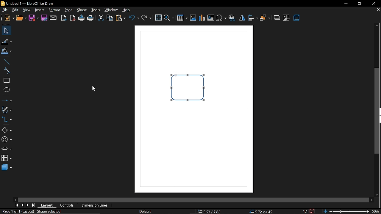 This screenshot has height=214, width=381. Describe the element at coordinates (211, 18) in the screenshot. I see `insert text` at that location.